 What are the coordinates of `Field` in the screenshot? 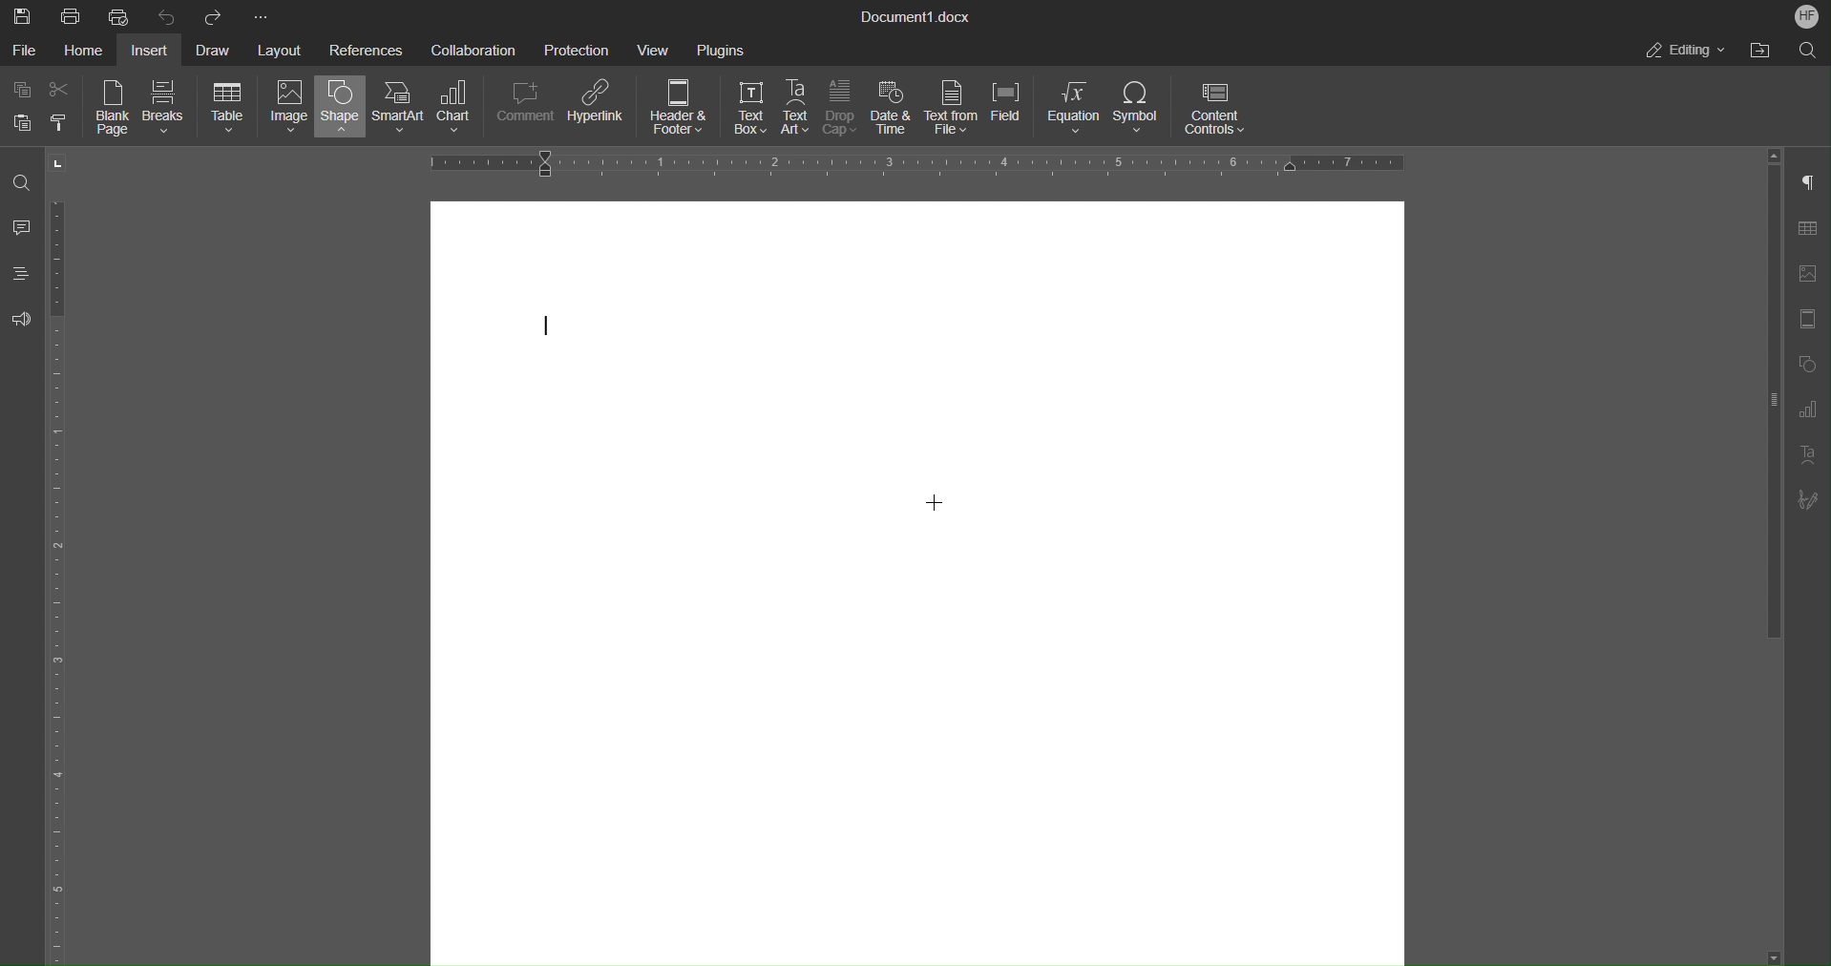 It's located at (1013, 110).